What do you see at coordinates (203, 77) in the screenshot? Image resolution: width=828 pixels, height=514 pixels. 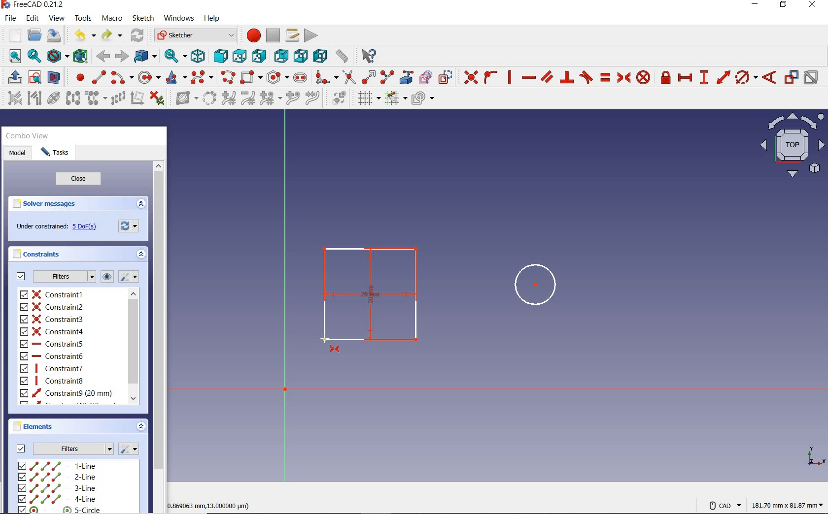 I see `create B-spline` at bounding box center [203, 77].